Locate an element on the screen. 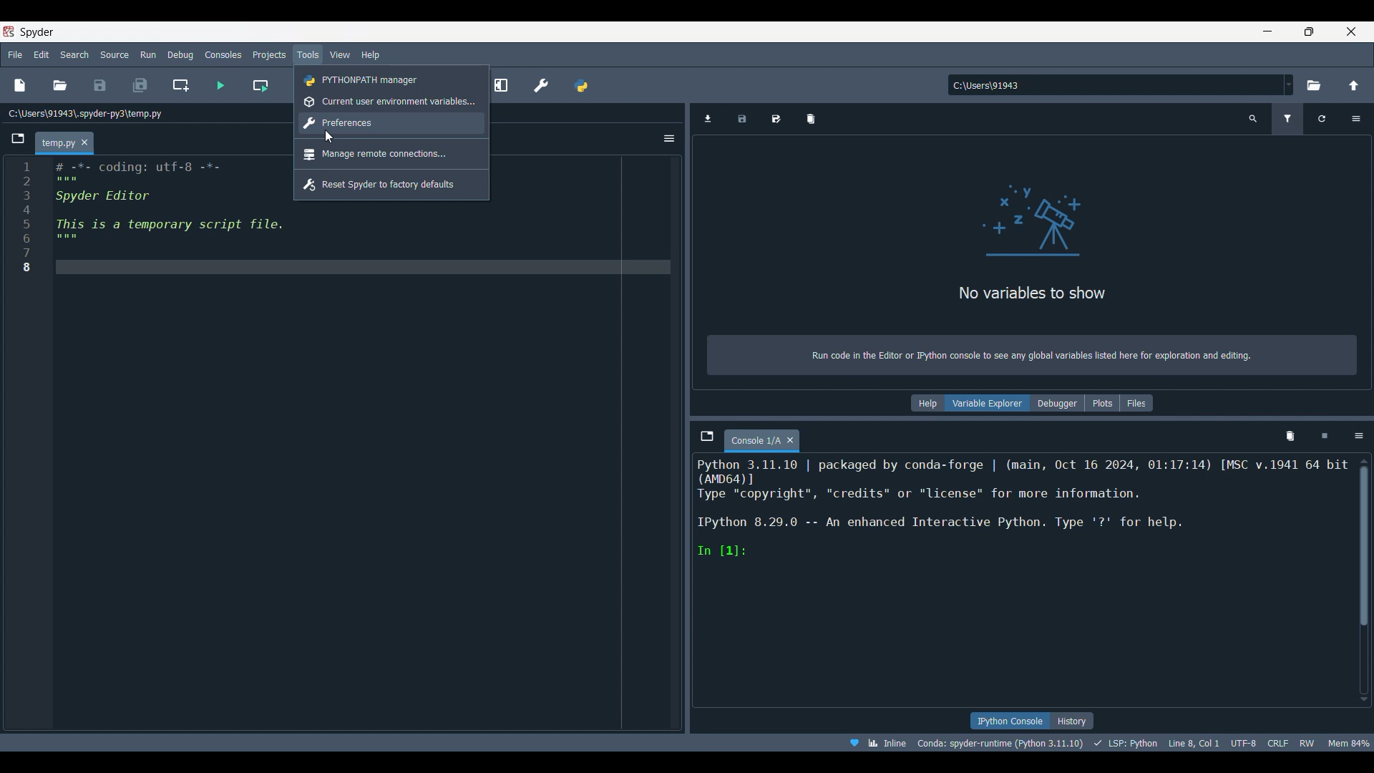 The image size is (1374, 773). Options is located at coordinates (1358, 436).